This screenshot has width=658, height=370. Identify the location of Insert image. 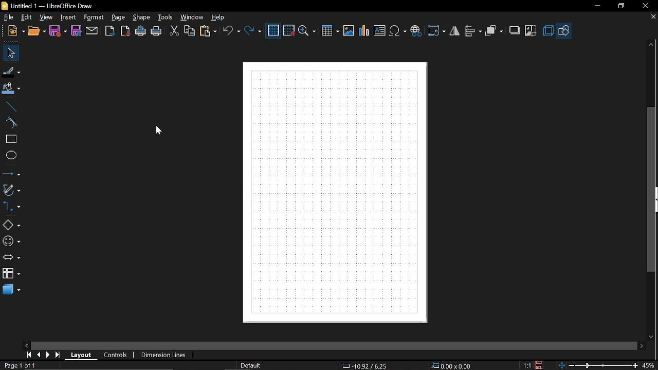
(349, 31).